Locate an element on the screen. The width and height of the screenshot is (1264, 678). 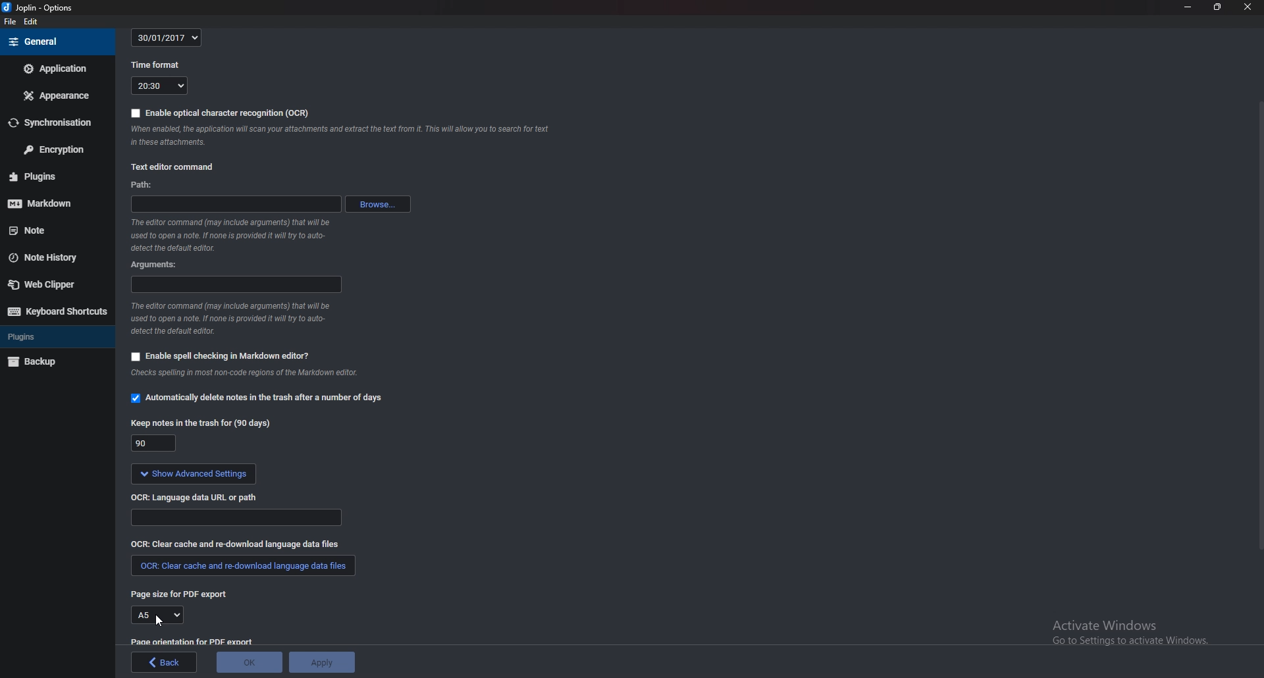
path is located at coordinates (148, 184).